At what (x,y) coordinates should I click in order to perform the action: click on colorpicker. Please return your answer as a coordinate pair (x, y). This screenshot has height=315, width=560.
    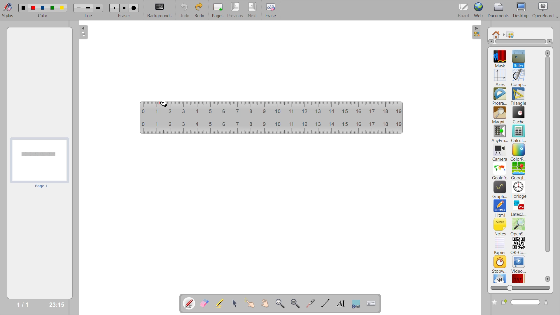
    Looking at the image, I should click on (518, 152).